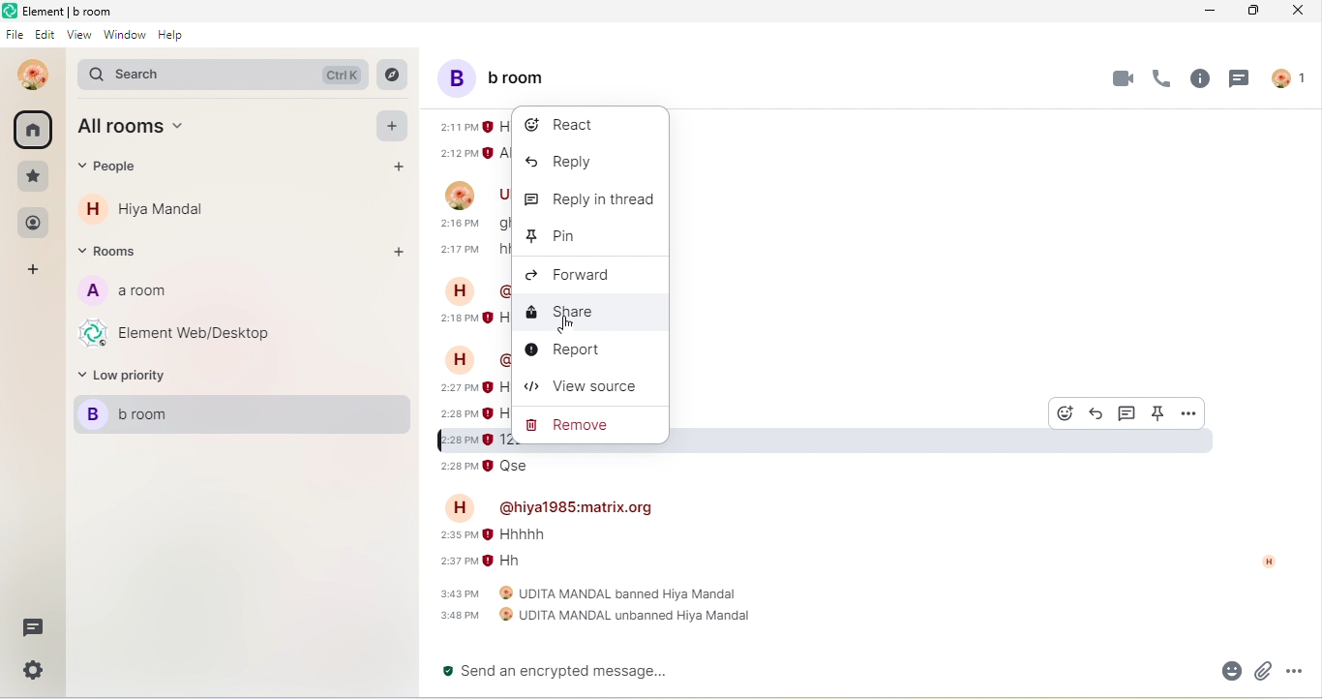 The height and width of the screenshot is (699, 1322). Describe the element at coordinates (36, 271) in the screenshot. I see `add` at that location.